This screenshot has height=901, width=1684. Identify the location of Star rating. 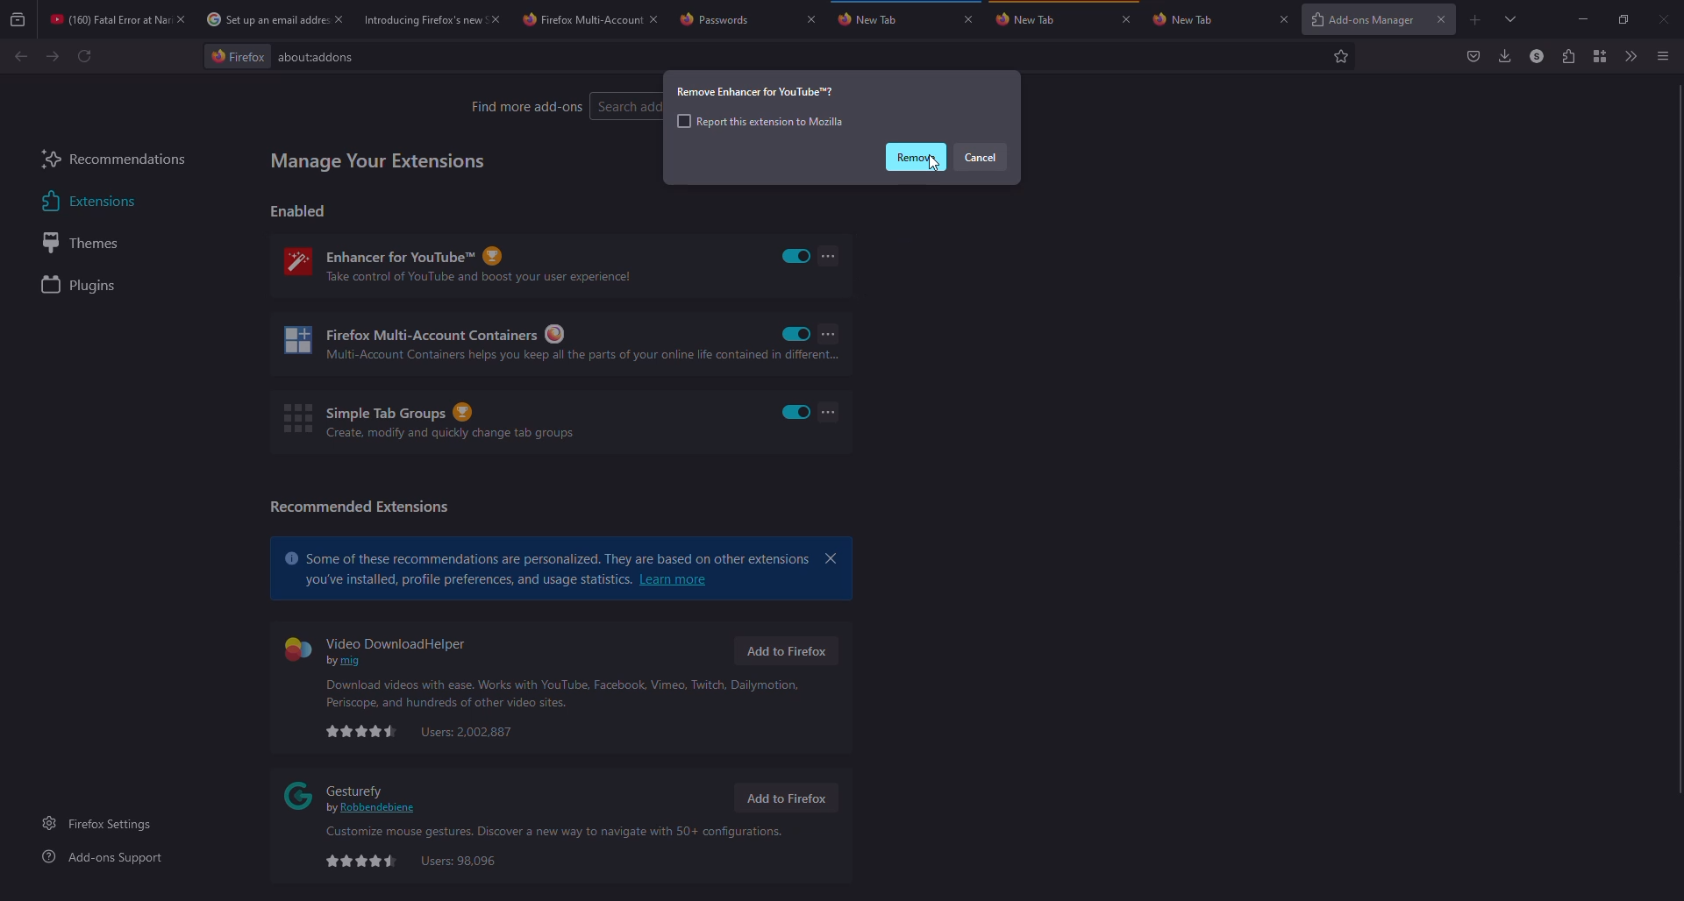
(361, 862).